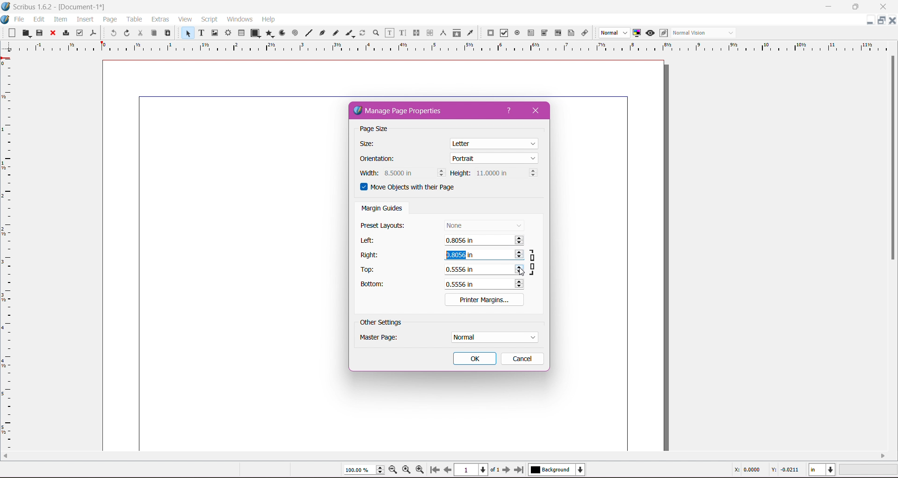  Describe the element at coordinates (490, 33) in the screenshot. I see `PDF Push Button` at that location.